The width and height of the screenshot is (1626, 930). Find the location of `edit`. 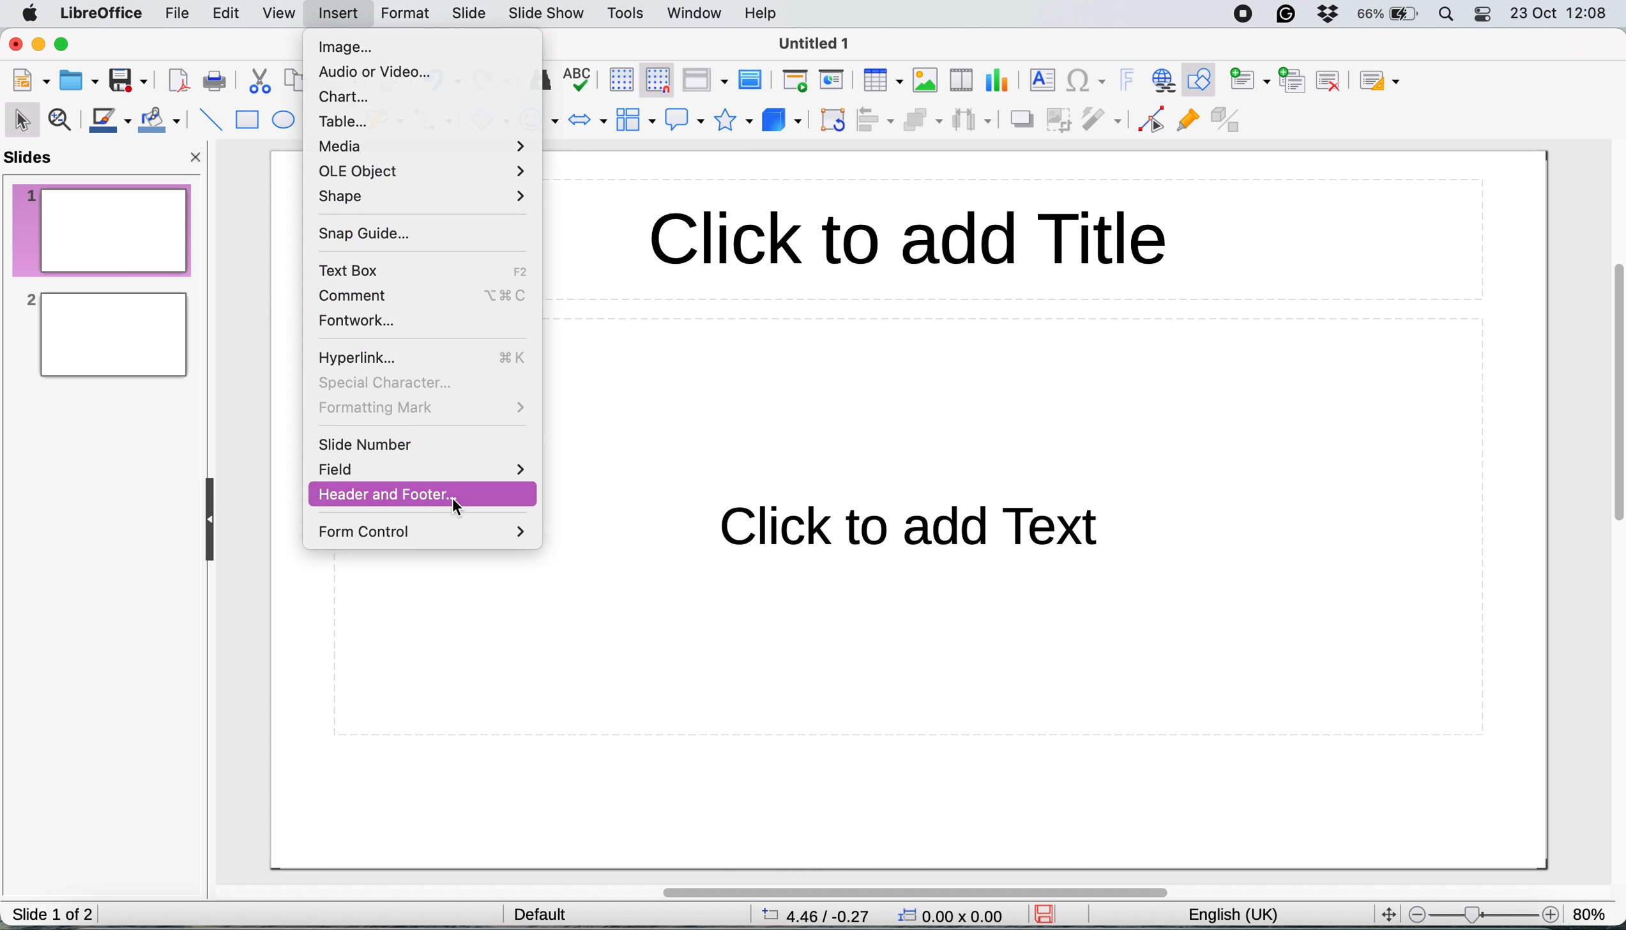

edit is located at coordinates (230, 16).